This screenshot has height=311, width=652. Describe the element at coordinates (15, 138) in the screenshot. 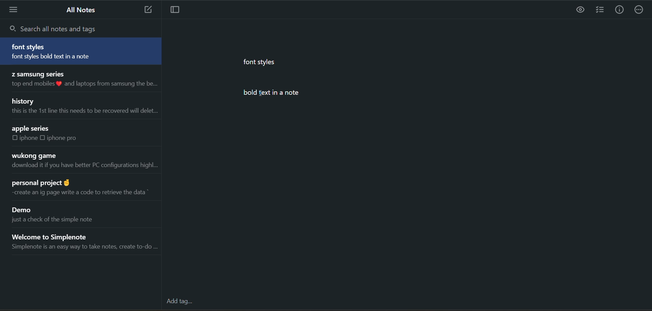

I see `checkbox` at that location.